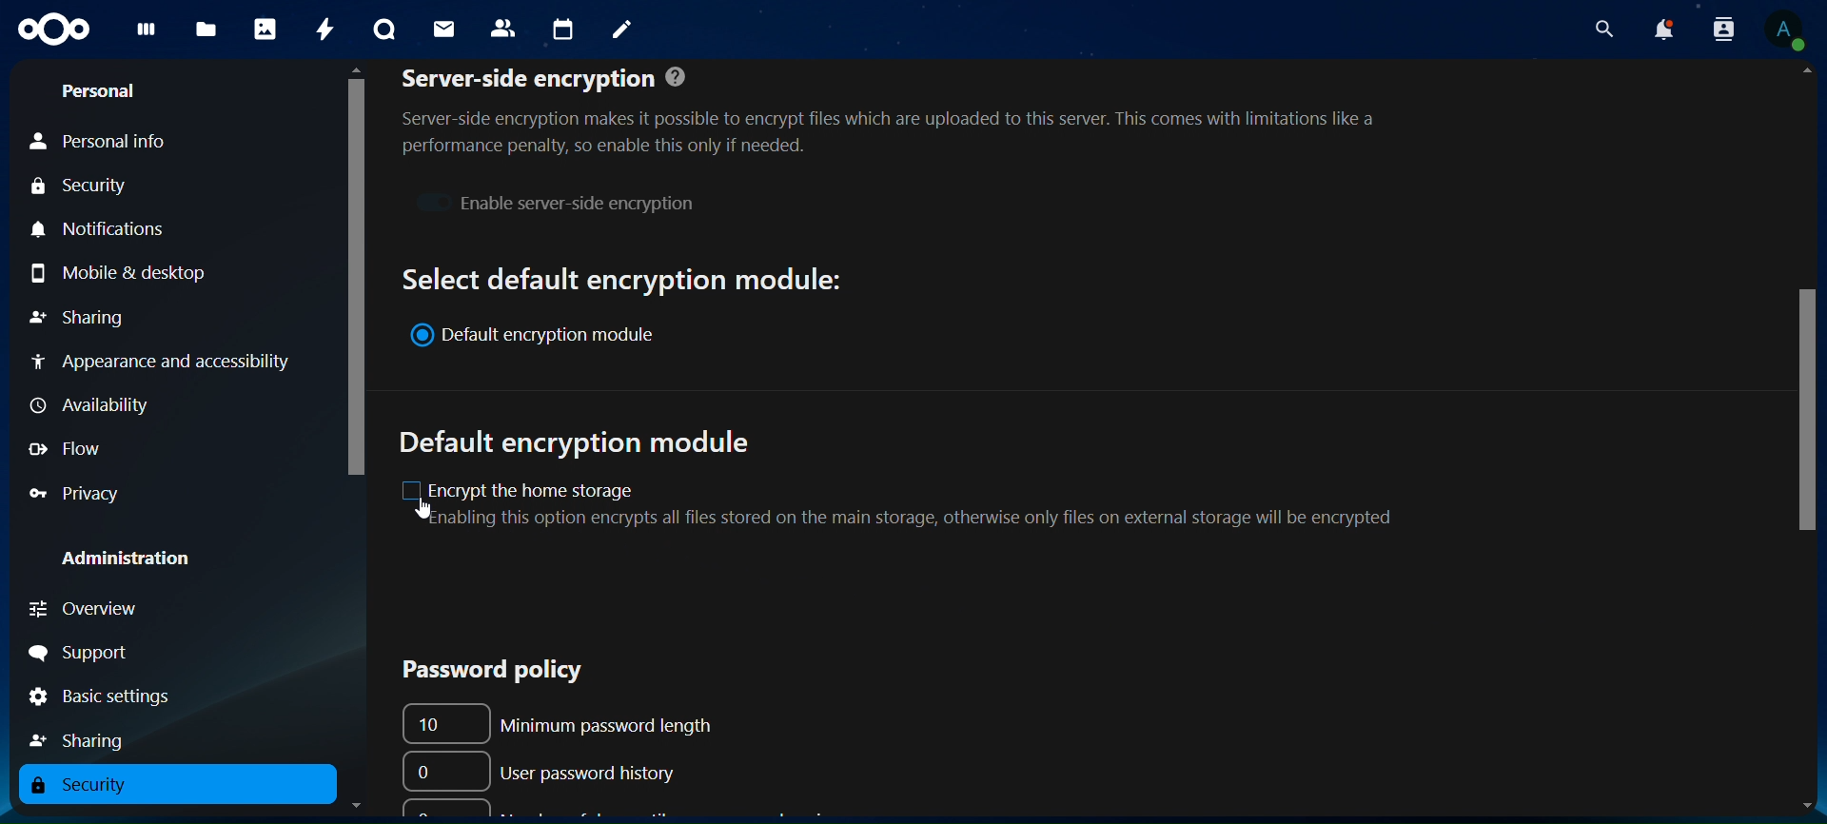 The width and height of the screenshot is (1827, 824). I want to click on icon, so click(50, 27).